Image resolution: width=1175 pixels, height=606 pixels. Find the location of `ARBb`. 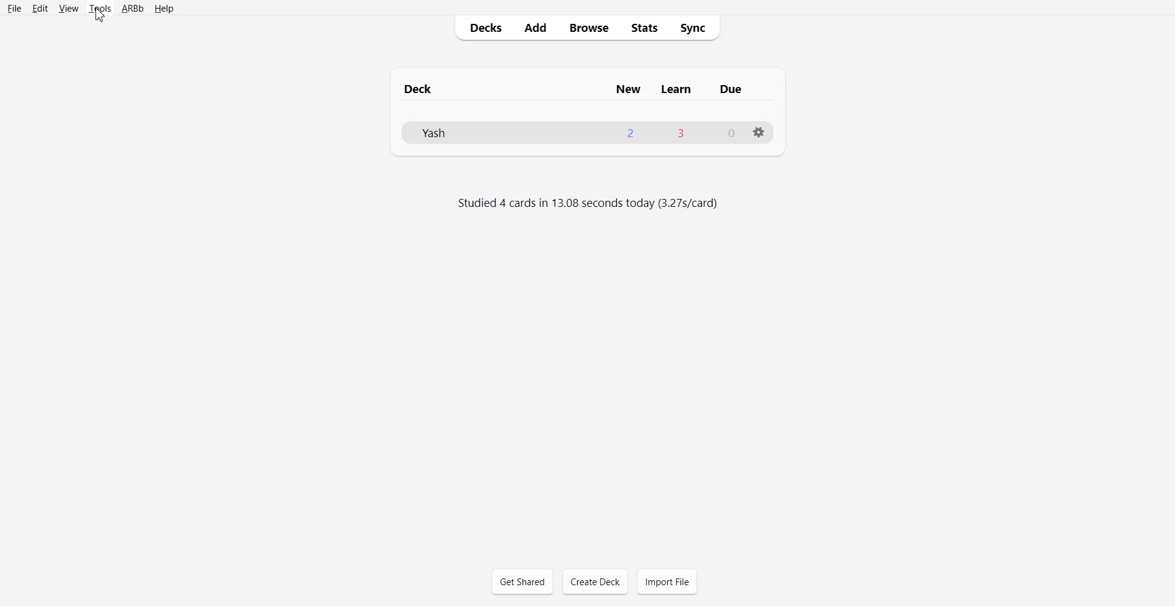

ARBb is located at coordinates (132, 7).